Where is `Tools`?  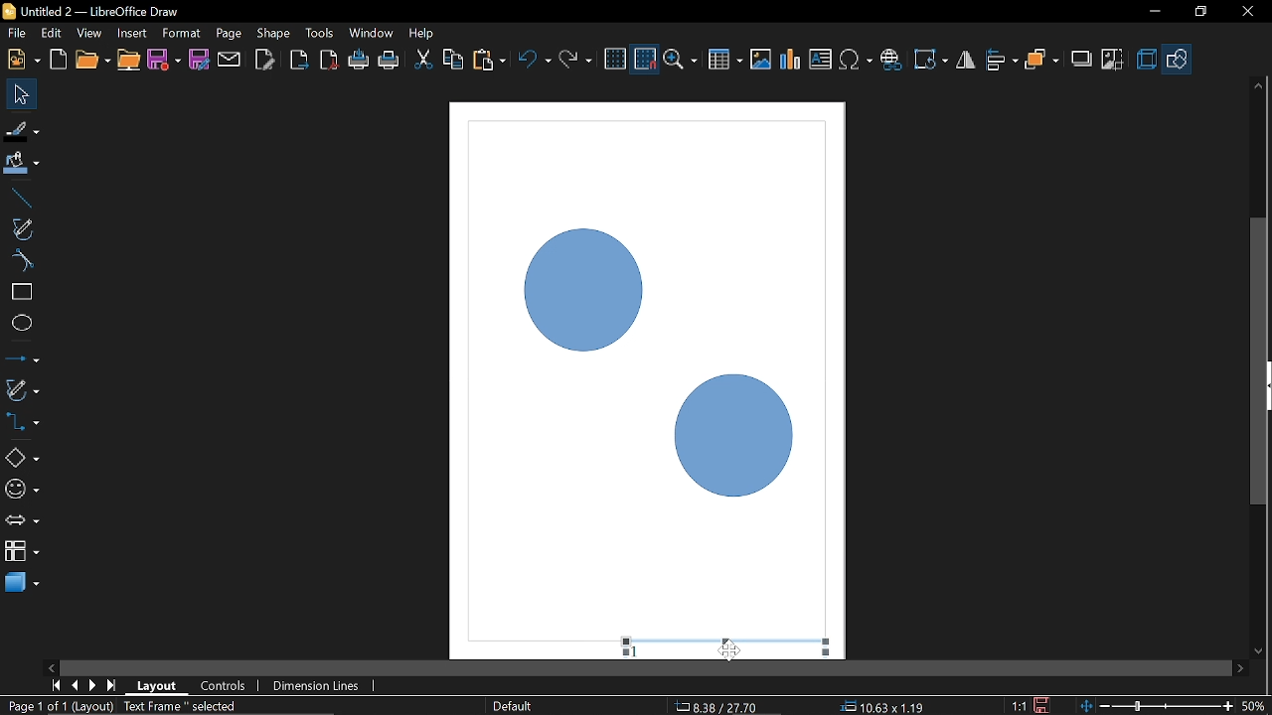
Tools is located at coordinates (320, 32).